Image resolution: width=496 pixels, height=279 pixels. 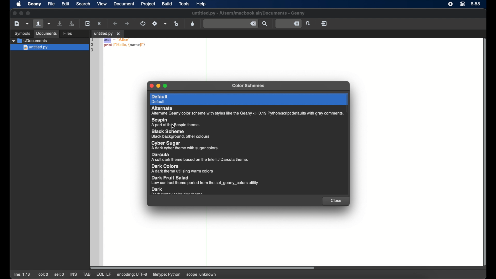 I want to click on color schemes, so click(x=249, y=86).